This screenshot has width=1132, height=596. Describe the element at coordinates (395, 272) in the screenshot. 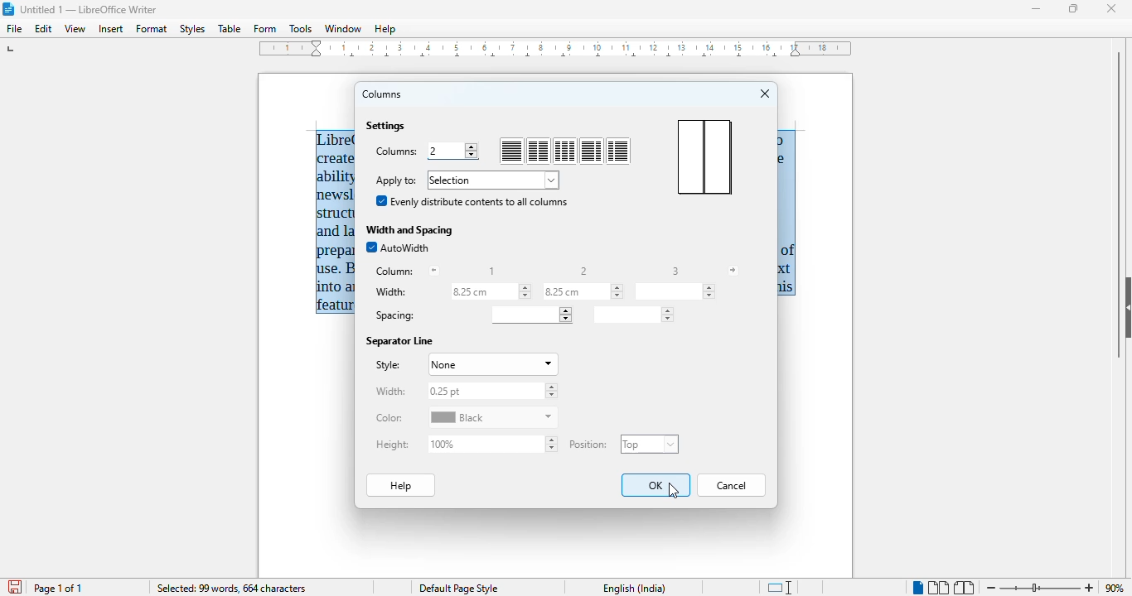

I see `column: ` at that location.